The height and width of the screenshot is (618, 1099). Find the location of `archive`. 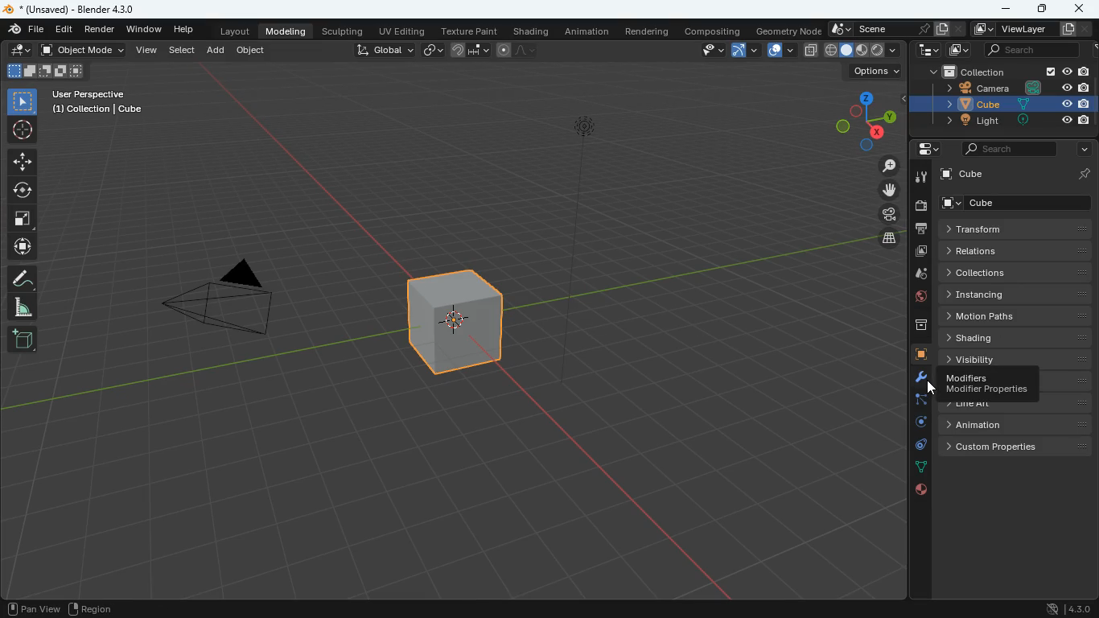

archive is located at coordinates (913, 328).